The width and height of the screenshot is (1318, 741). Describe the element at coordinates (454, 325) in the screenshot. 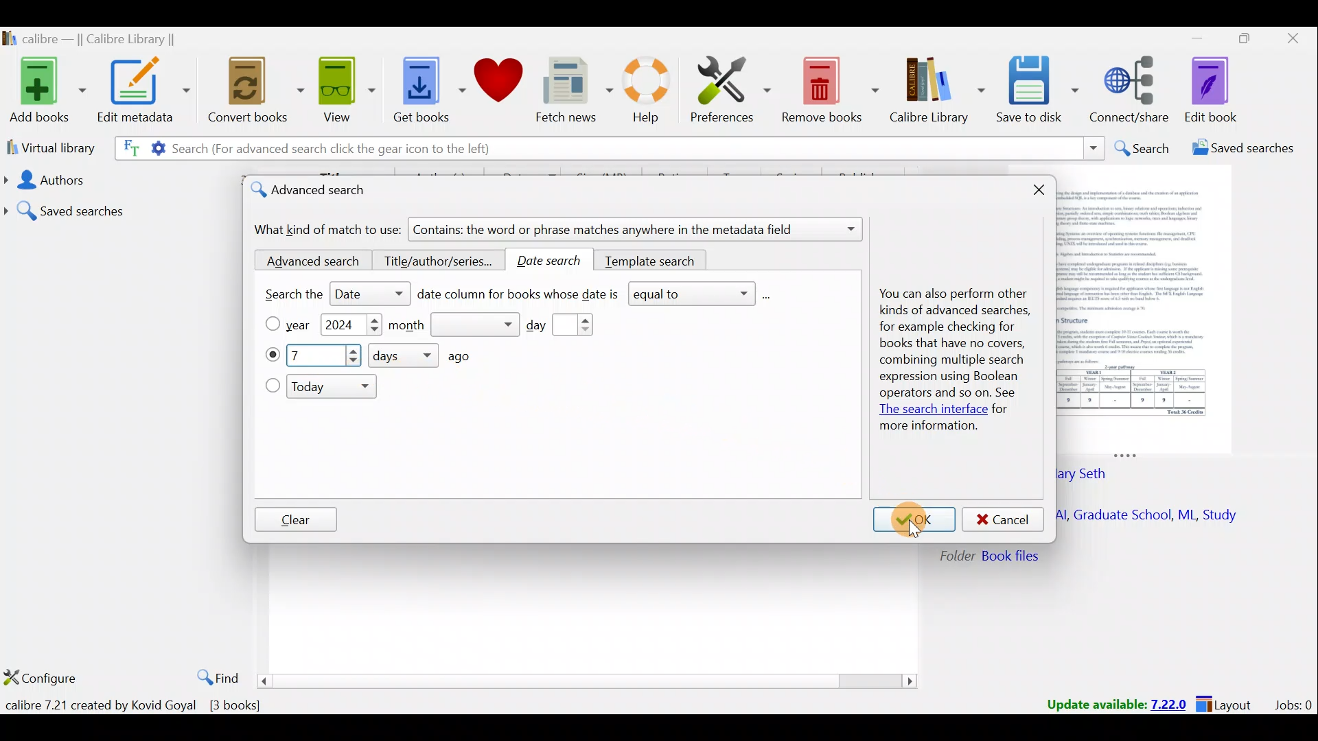

I see `Month` at that location.